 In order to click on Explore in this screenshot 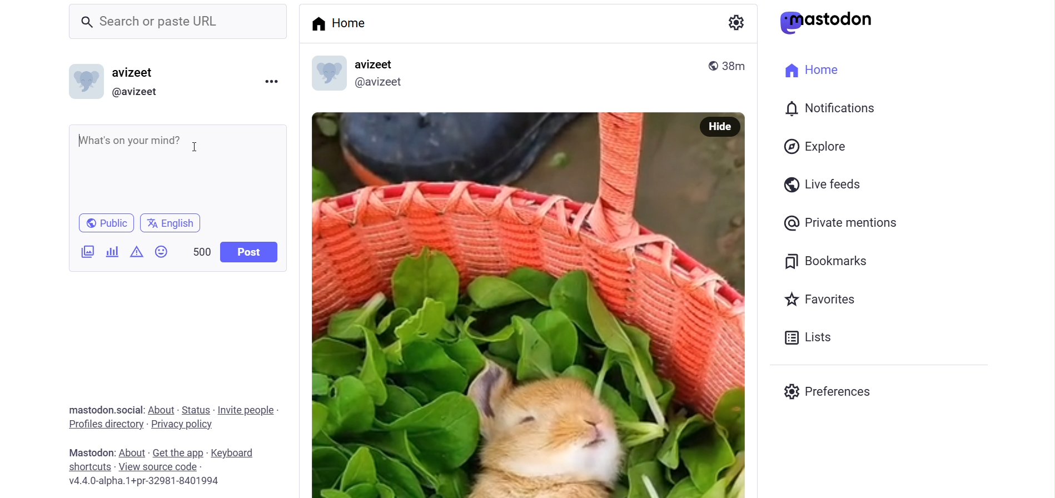, I will do `click(818, 147)`.